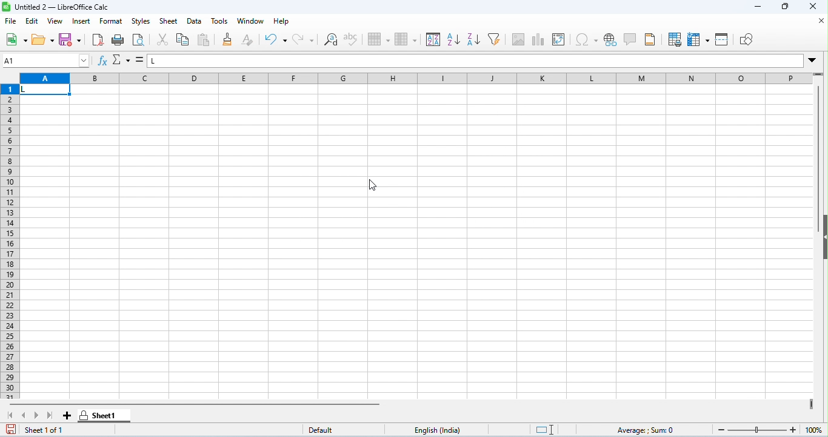 The image size is (828, 437). I want to click on open, so click(43, 40).